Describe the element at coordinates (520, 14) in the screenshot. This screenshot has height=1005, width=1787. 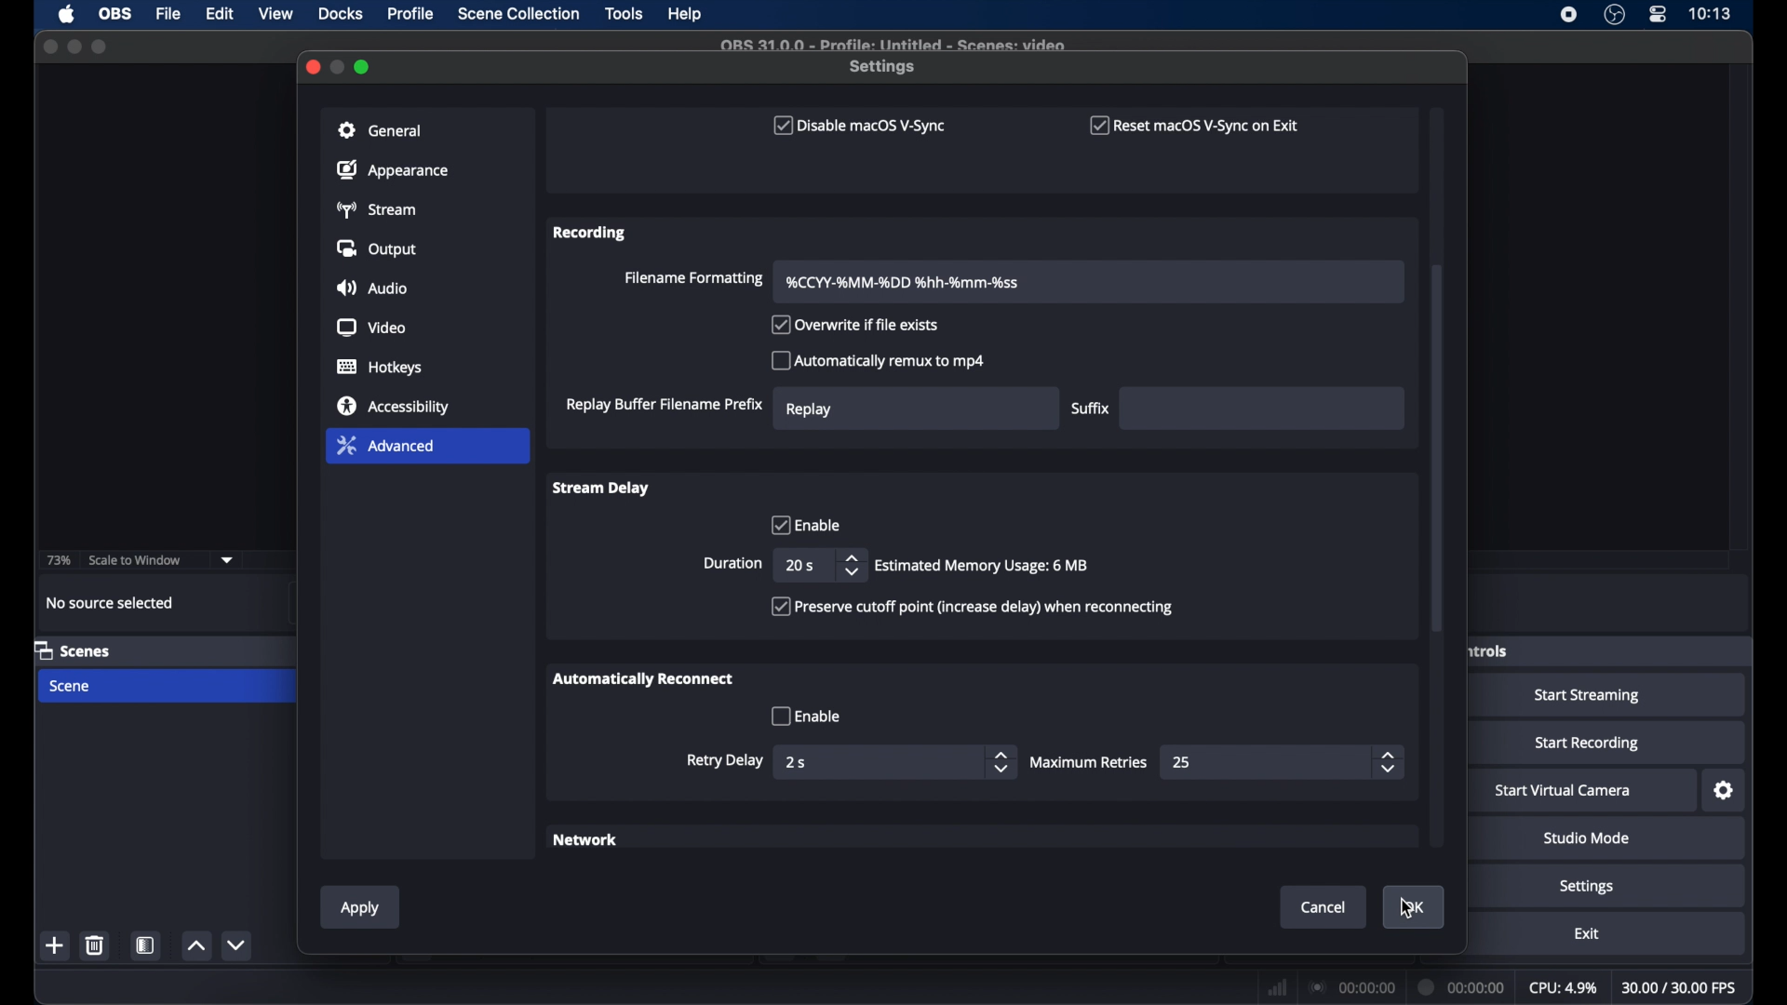
I see `scene collection` at that location.